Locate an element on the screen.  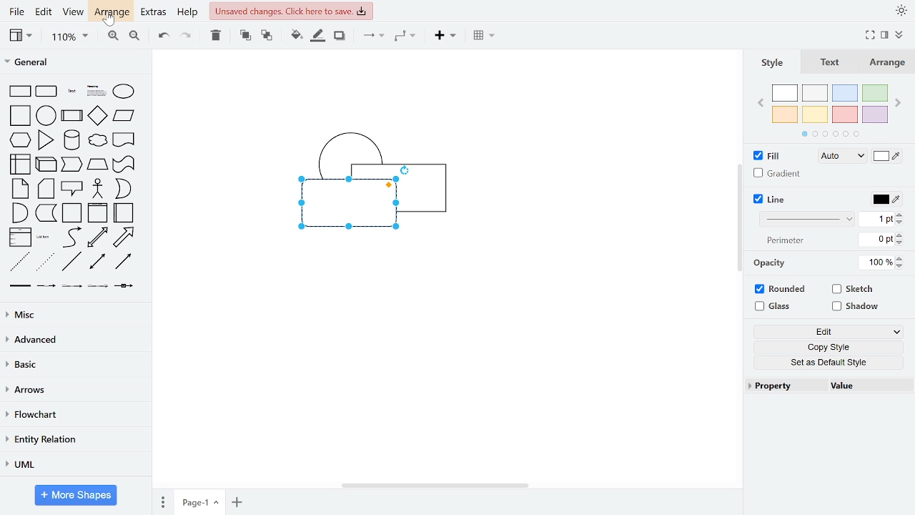
More shapes is located at coordinates (76, 494).